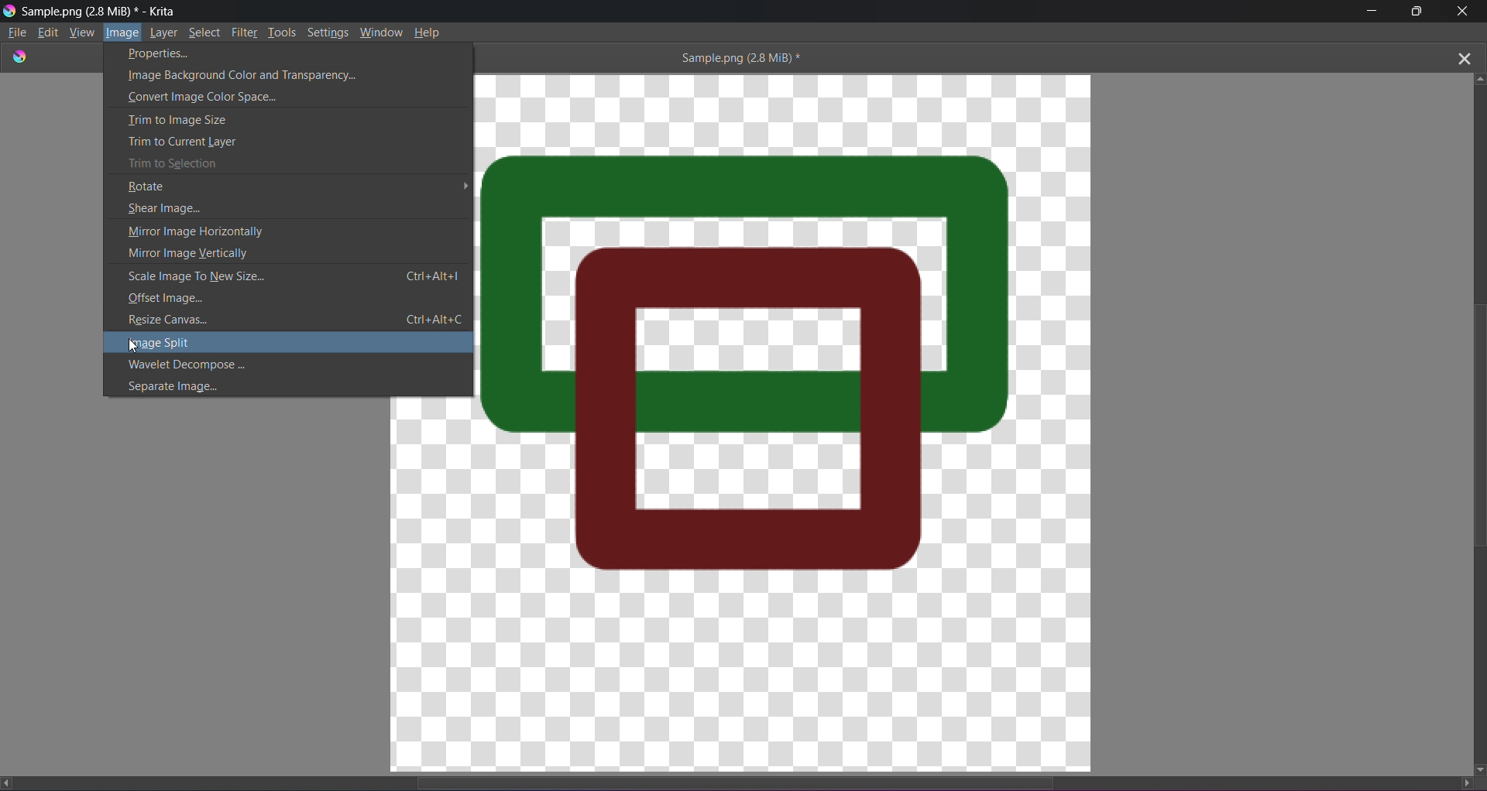 The image size is (1487, 791). I want to click on Stear Image, so click(290, 206).